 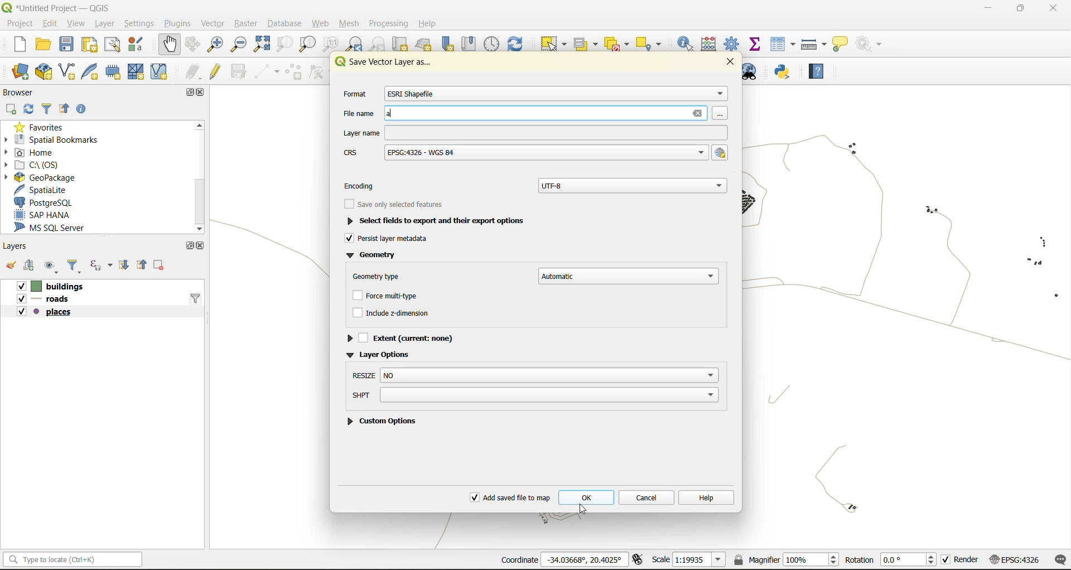 What do you see at coordinates (356, 43) in the screenshot?
I see `zoom last` at bounding box center [356, 43].